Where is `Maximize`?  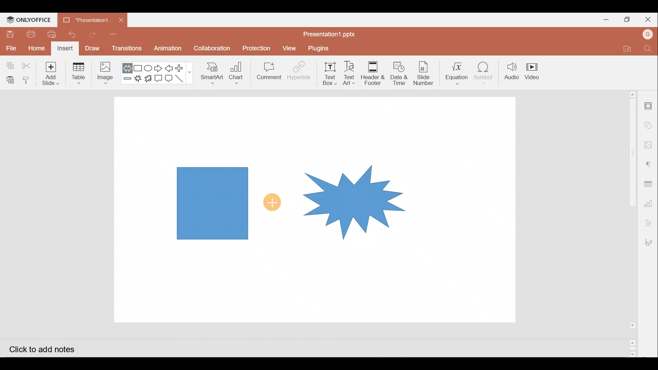
Maximize is located at coordinates (625, 18).